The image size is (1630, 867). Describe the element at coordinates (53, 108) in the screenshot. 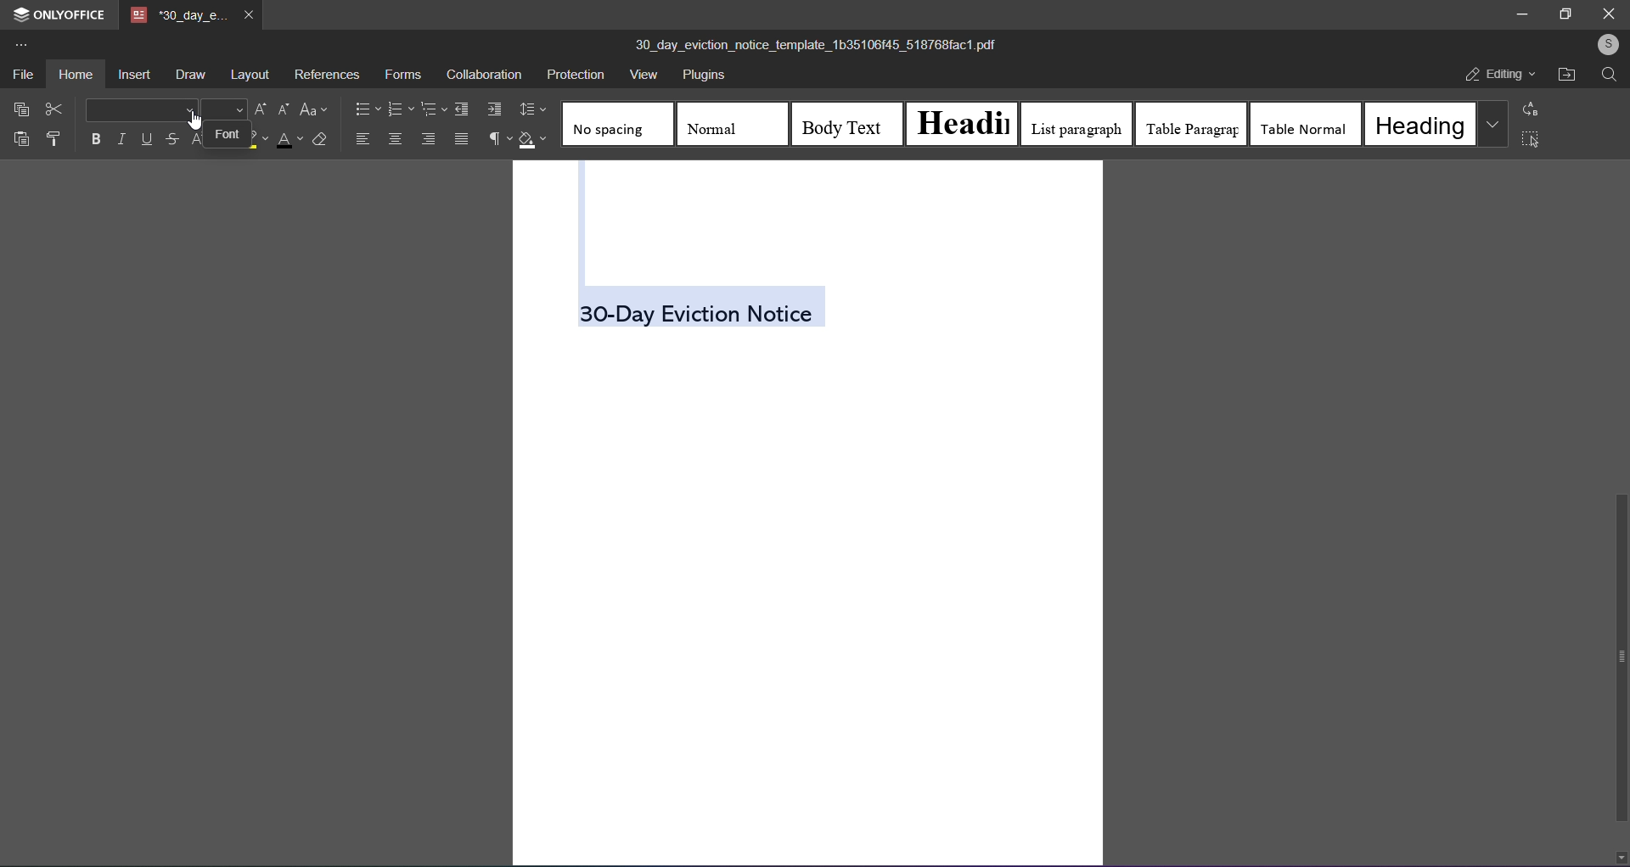

I see `cut` at that location.